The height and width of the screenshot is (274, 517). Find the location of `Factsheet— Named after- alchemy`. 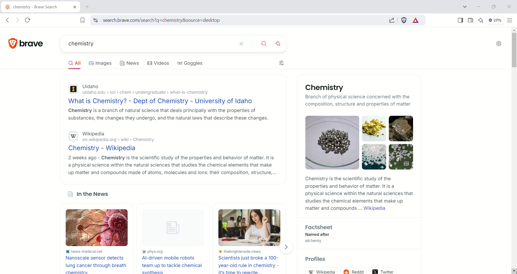

Factsheet— Named after- alchemy is located at coordinates (318, 235).